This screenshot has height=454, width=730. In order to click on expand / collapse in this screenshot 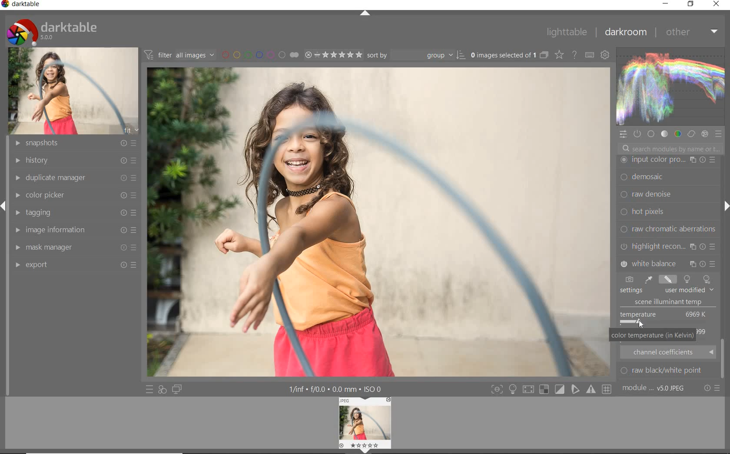, I will do `click(364, 15)`.